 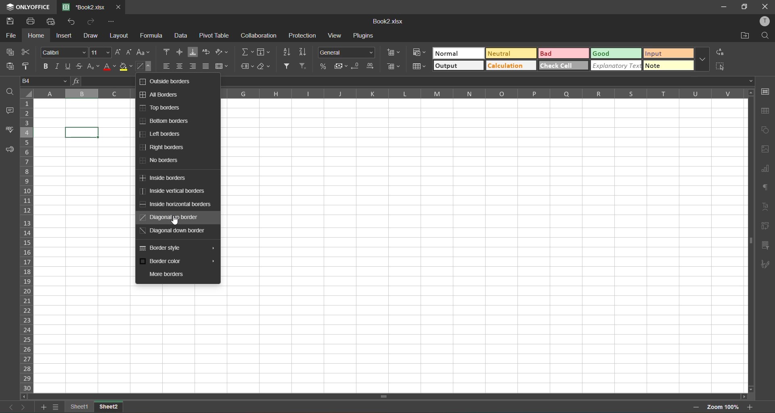 What do you see at coordinates (362, 36) in the screenshot?
I see `plugins` at bounding box center [362, 36].